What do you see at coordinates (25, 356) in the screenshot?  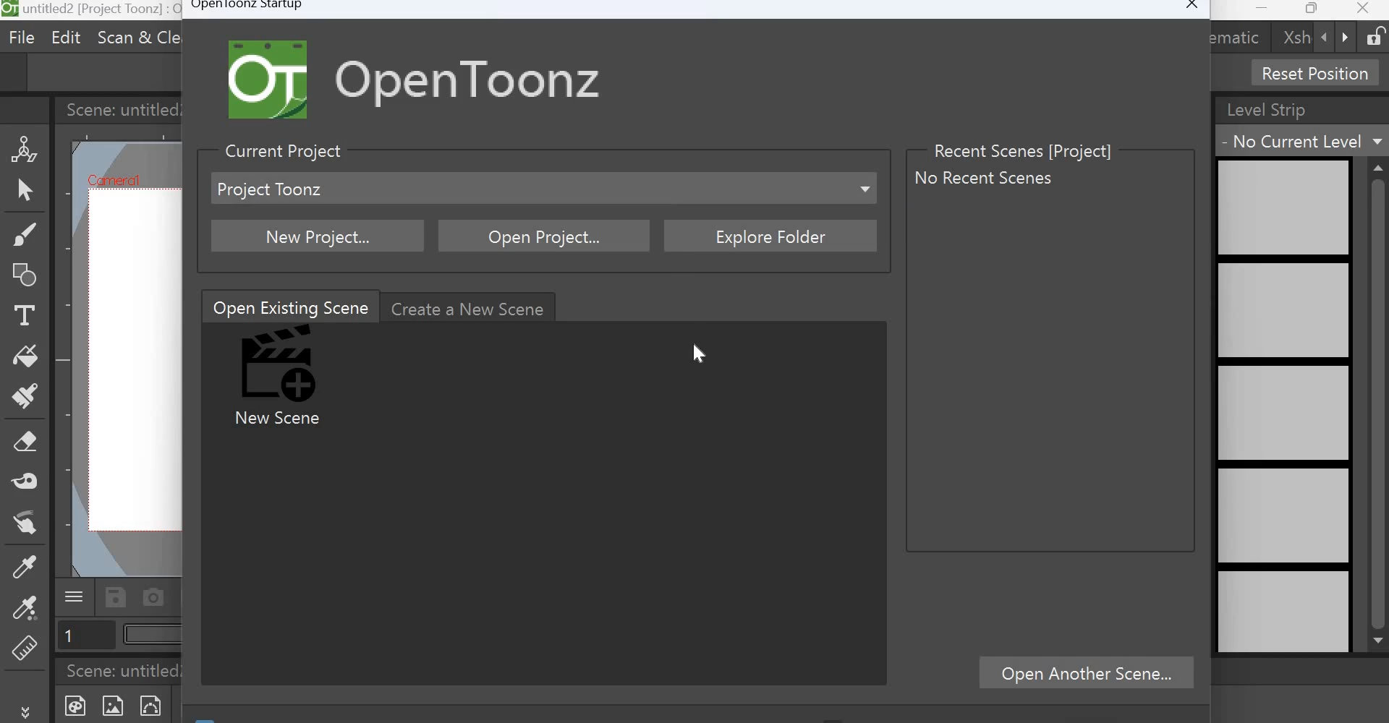 I see `Fill tool` at bounding box center [25, 356].